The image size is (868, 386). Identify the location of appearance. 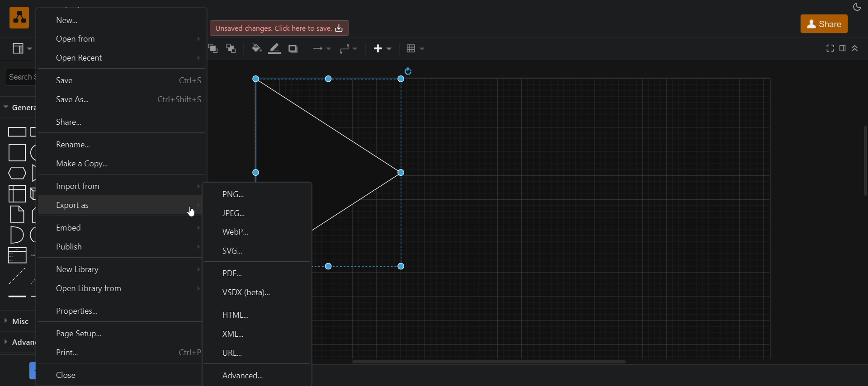
(856, 7).